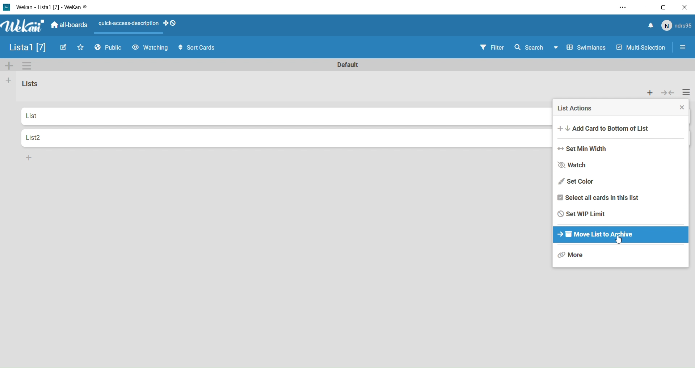  Describe the element at coordinates (285, 117) in the screenshot. I see `List` at that location.